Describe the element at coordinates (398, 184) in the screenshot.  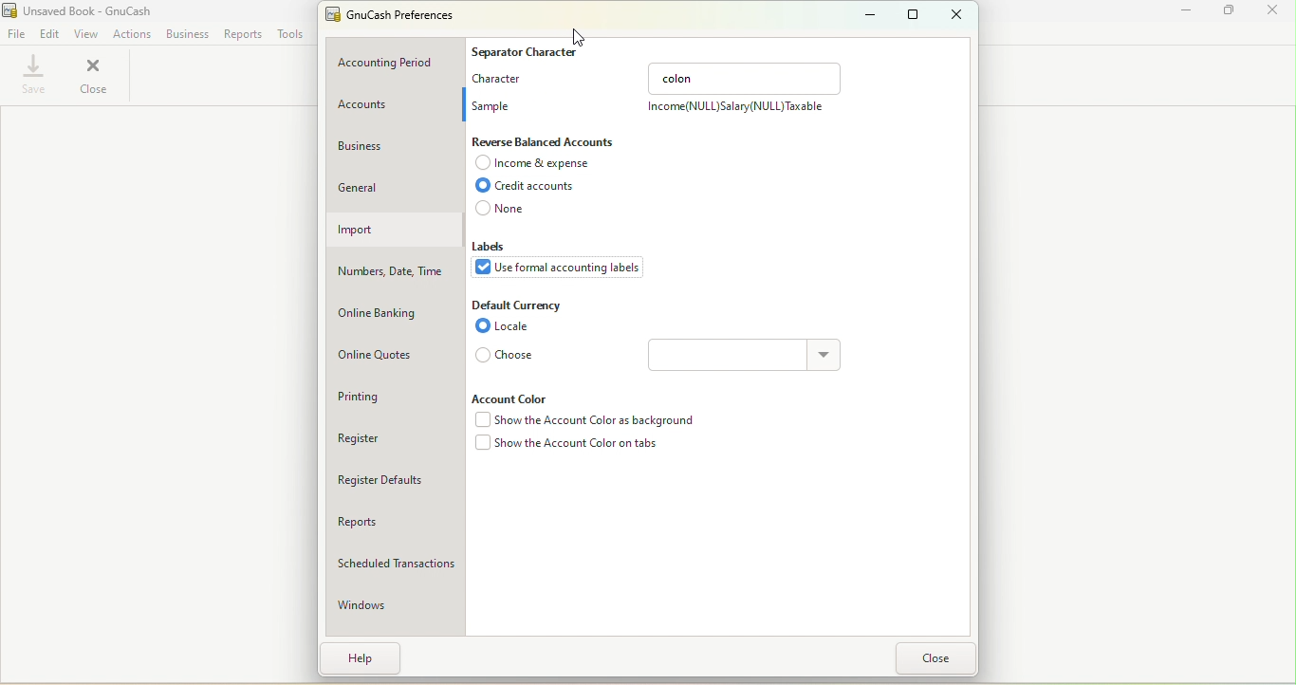
I see `General` at that location.